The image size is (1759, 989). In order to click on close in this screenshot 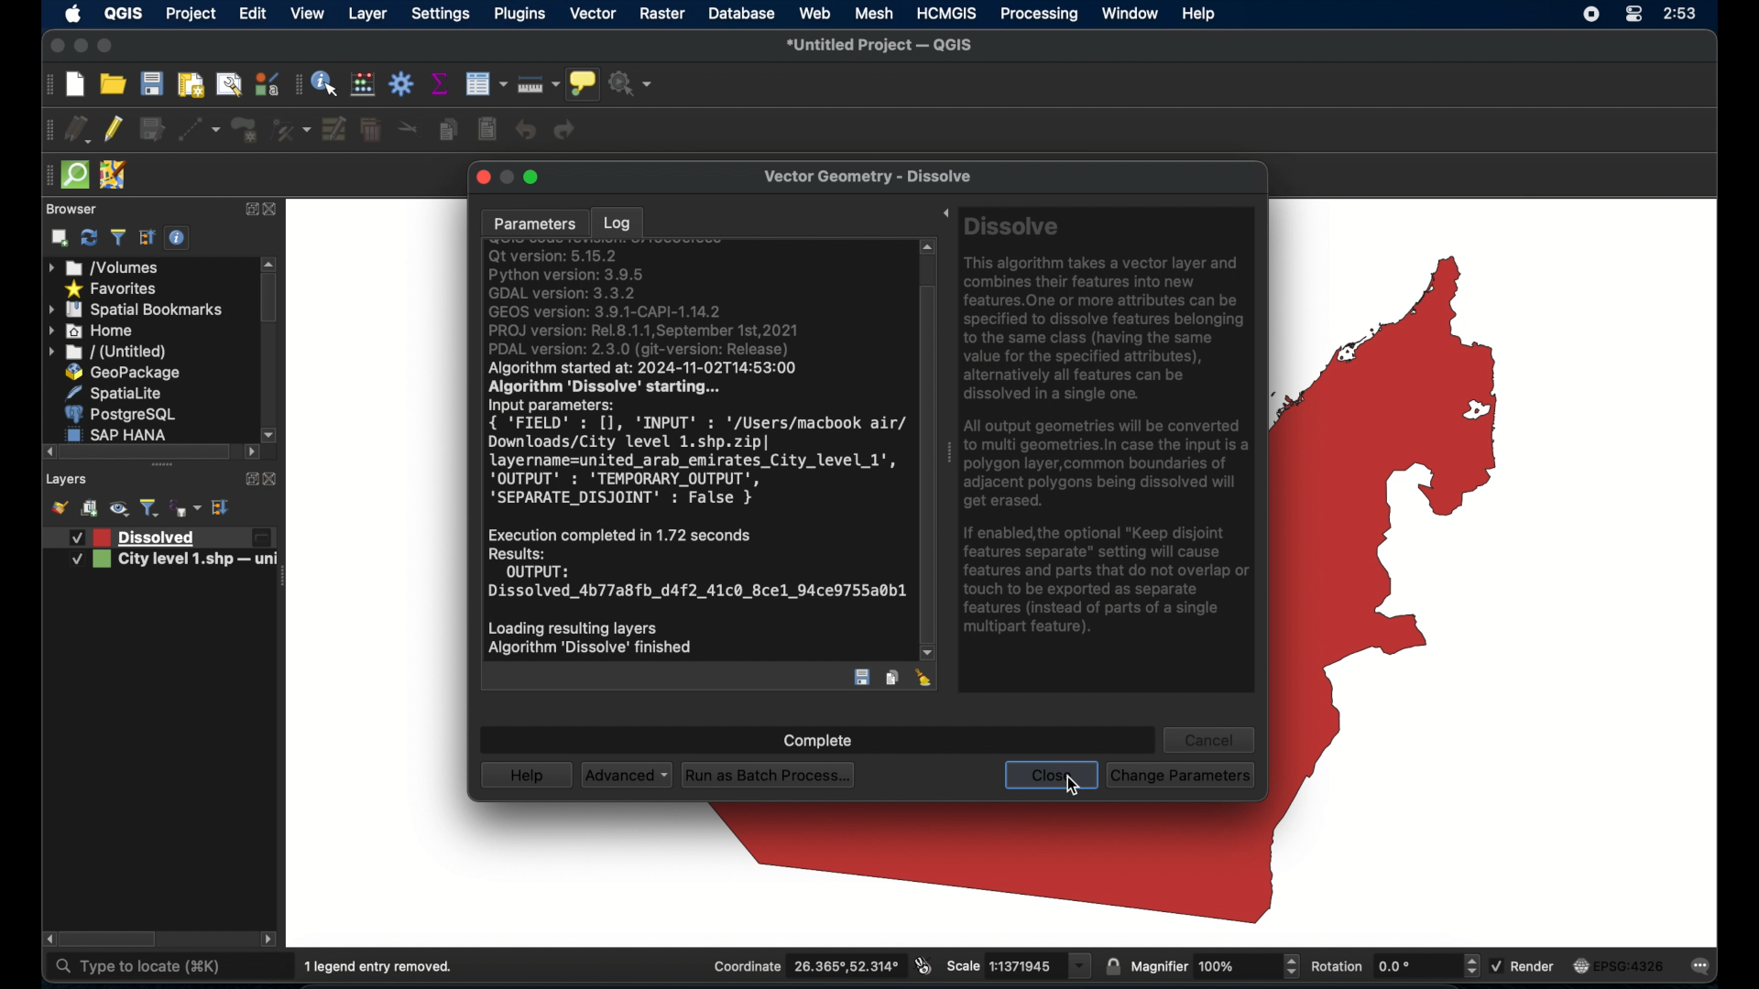, I will do `click(272, 210)`.